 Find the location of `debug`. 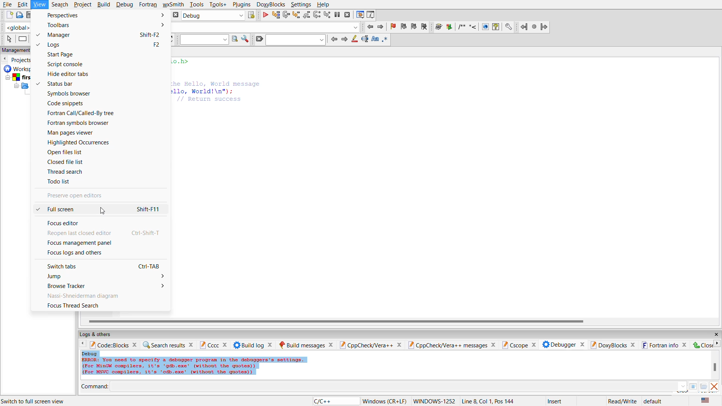

debug is located at coordinates (124, 5).